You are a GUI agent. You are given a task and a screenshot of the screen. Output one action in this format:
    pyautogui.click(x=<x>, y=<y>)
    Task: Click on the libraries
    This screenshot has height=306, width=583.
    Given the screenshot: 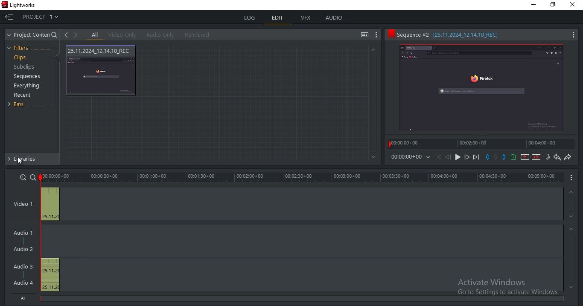 What is the action you would take?
    pyautogui.click(x=33, y=159)
    